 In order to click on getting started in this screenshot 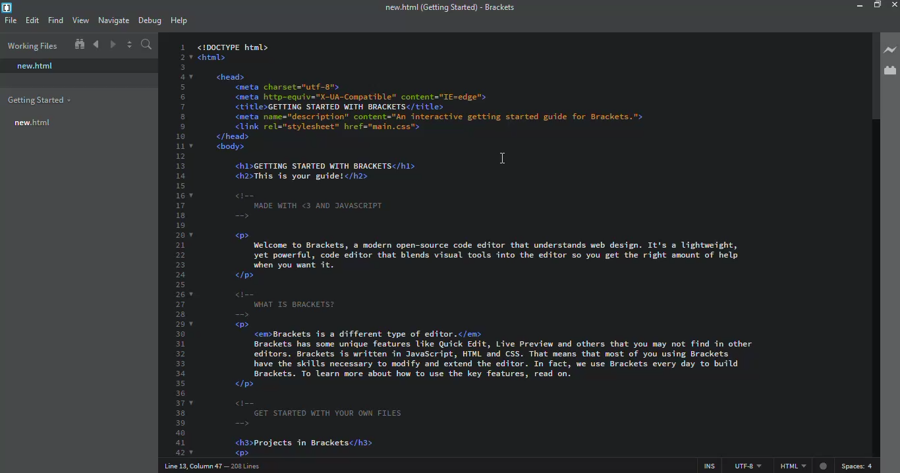, I will do `click(40, 100)`.